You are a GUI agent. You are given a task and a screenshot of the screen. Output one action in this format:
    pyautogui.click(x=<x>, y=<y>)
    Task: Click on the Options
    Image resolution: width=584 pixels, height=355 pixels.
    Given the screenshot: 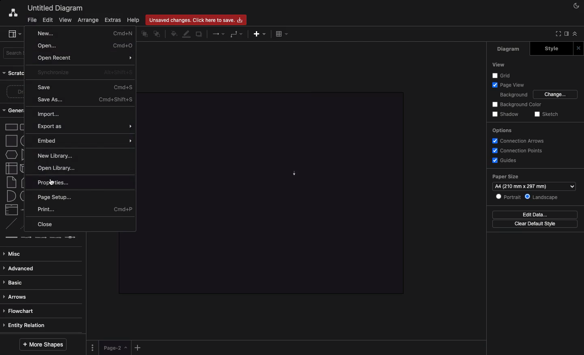 What is the action you would take?
    pyautogui.click(x=94, y=347)
    